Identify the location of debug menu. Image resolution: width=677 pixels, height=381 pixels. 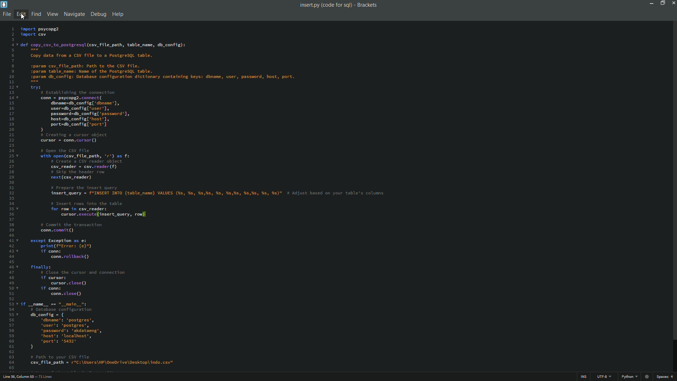
(98, 14).